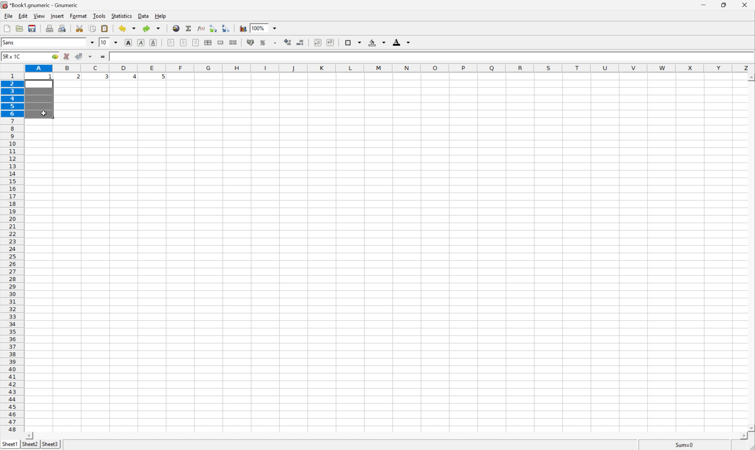  I want to click on data, so click(143, 16).